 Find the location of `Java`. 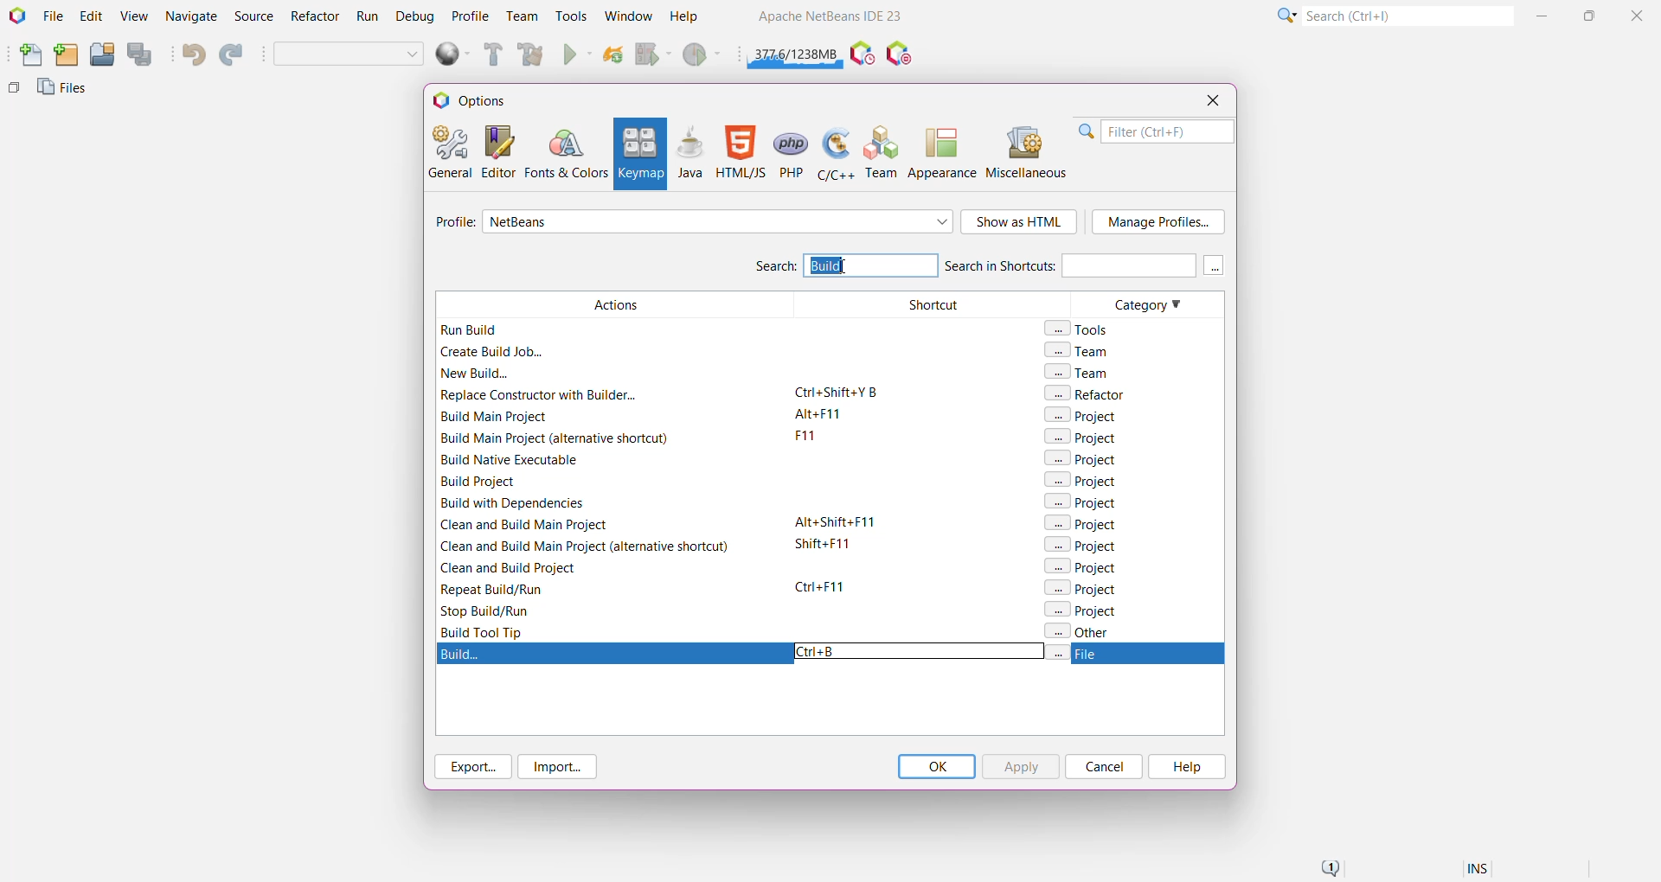

Java is located at coordinates (690, 152).